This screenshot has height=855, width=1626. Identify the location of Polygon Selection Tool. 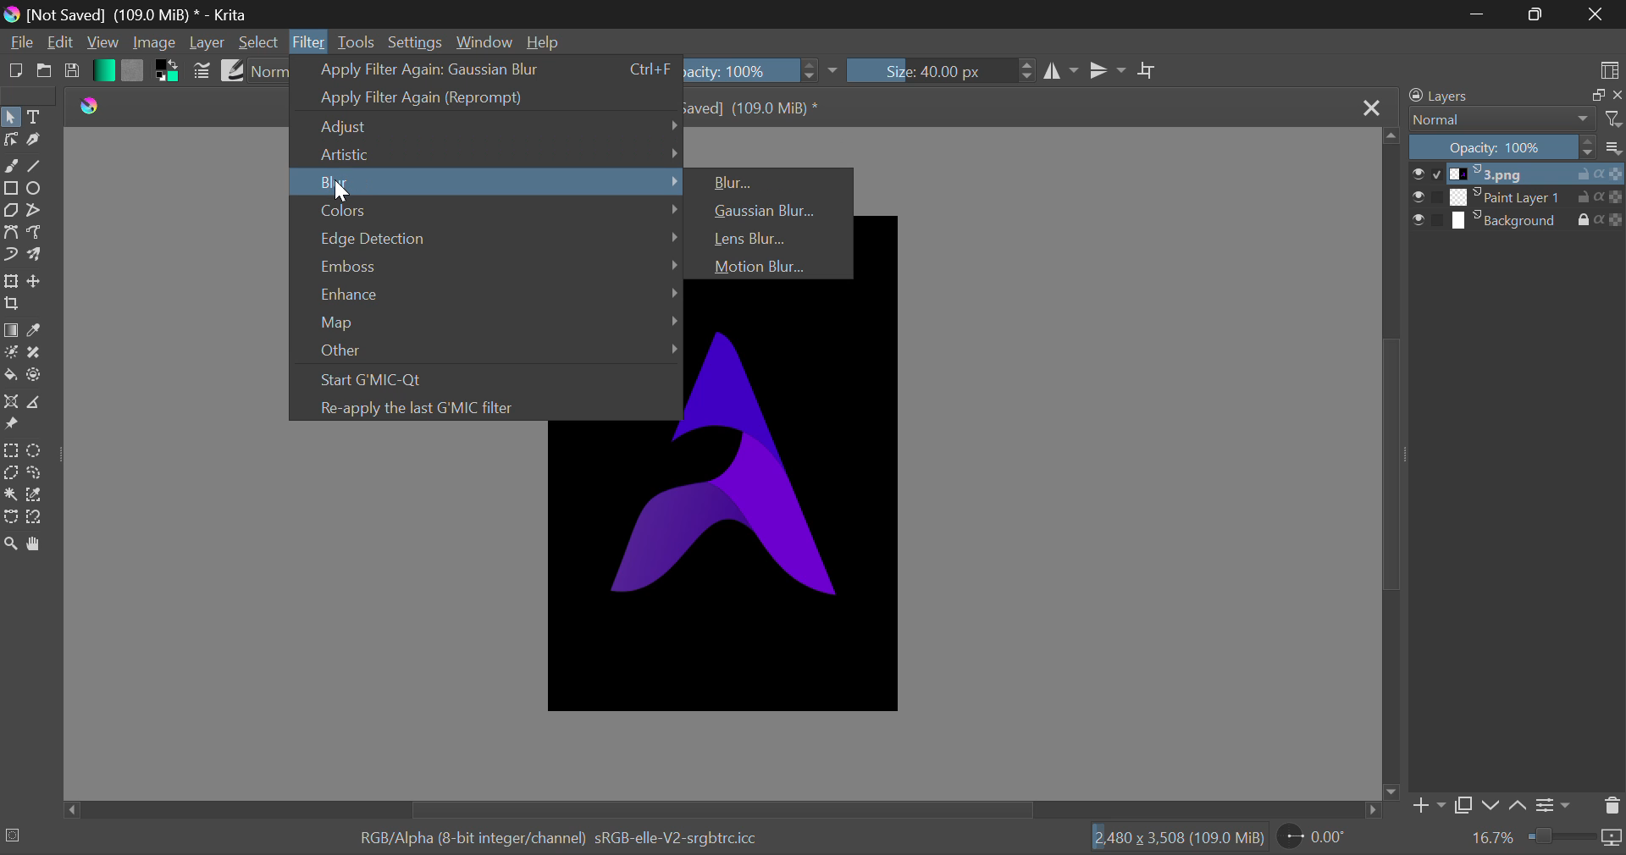
(10, 472).